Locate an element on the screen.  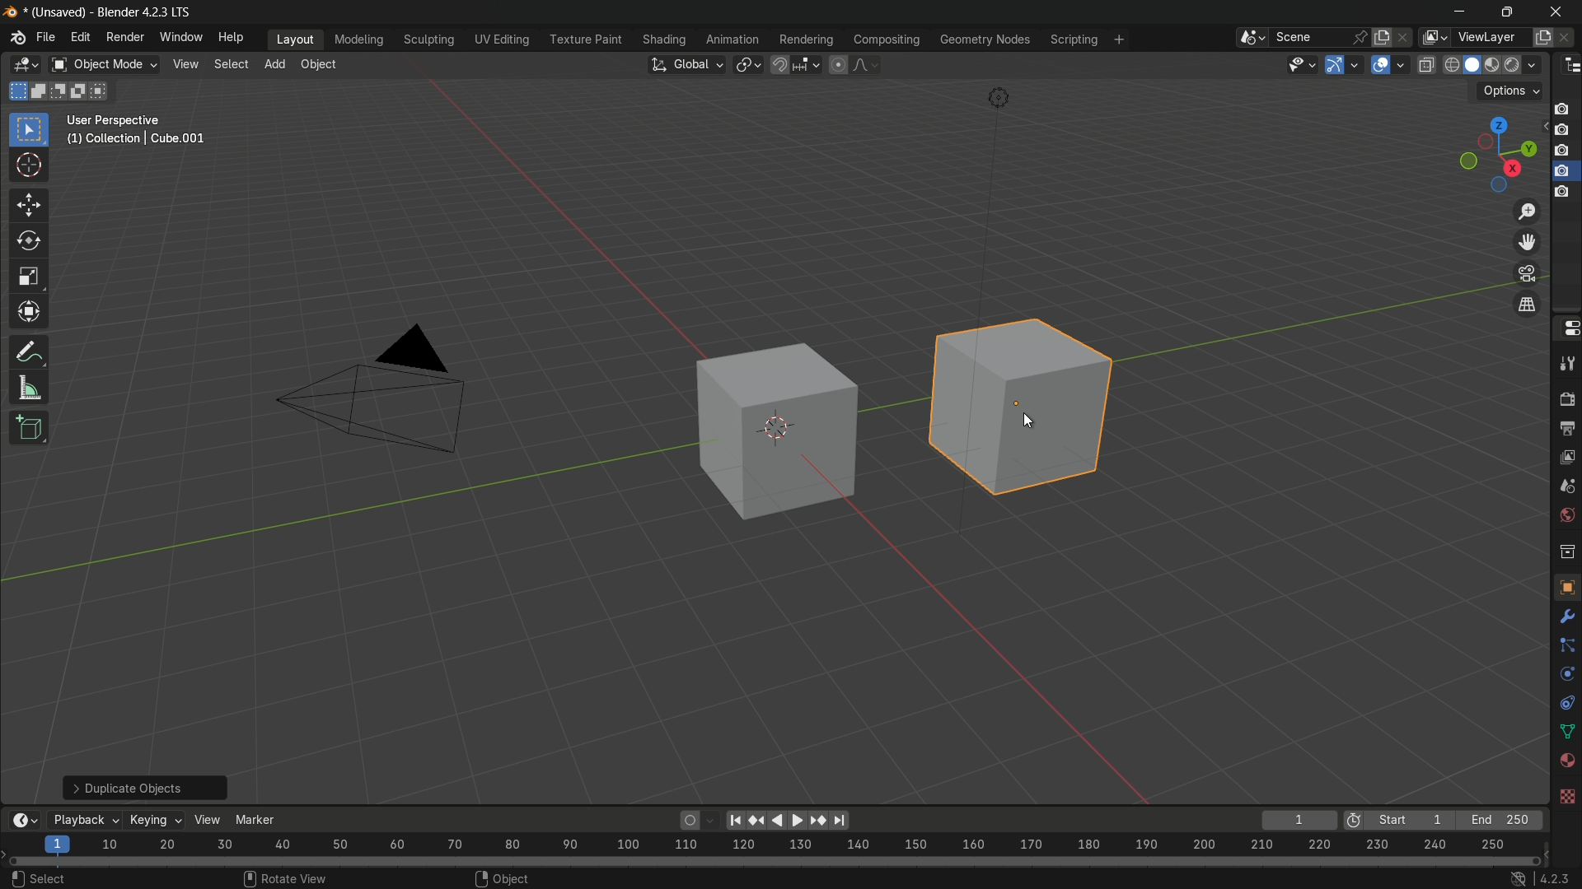
snap is located at coordinates (797, 65).